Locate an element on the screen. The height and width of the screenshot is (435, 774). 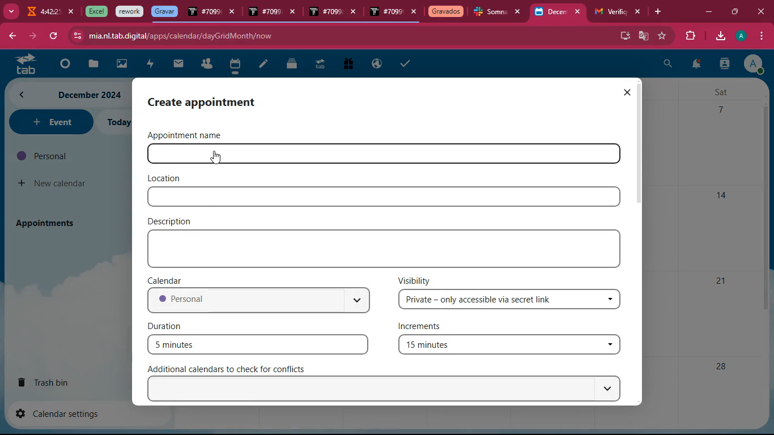
tab is located at coordinates (325, 12).